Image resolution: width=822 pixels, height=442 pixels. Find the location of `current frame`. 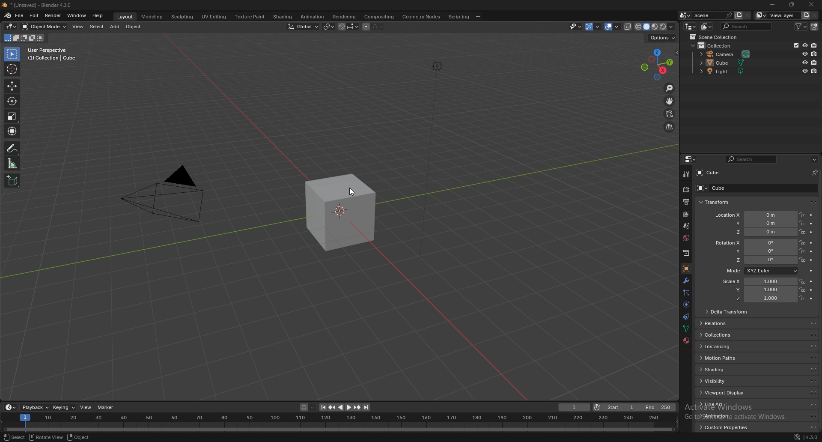

current frame is located at coordinates (575, 407).